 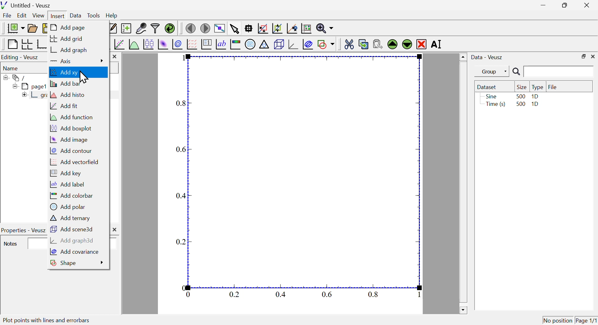 I want to click on add colorbar, so click(x=70, y=196).